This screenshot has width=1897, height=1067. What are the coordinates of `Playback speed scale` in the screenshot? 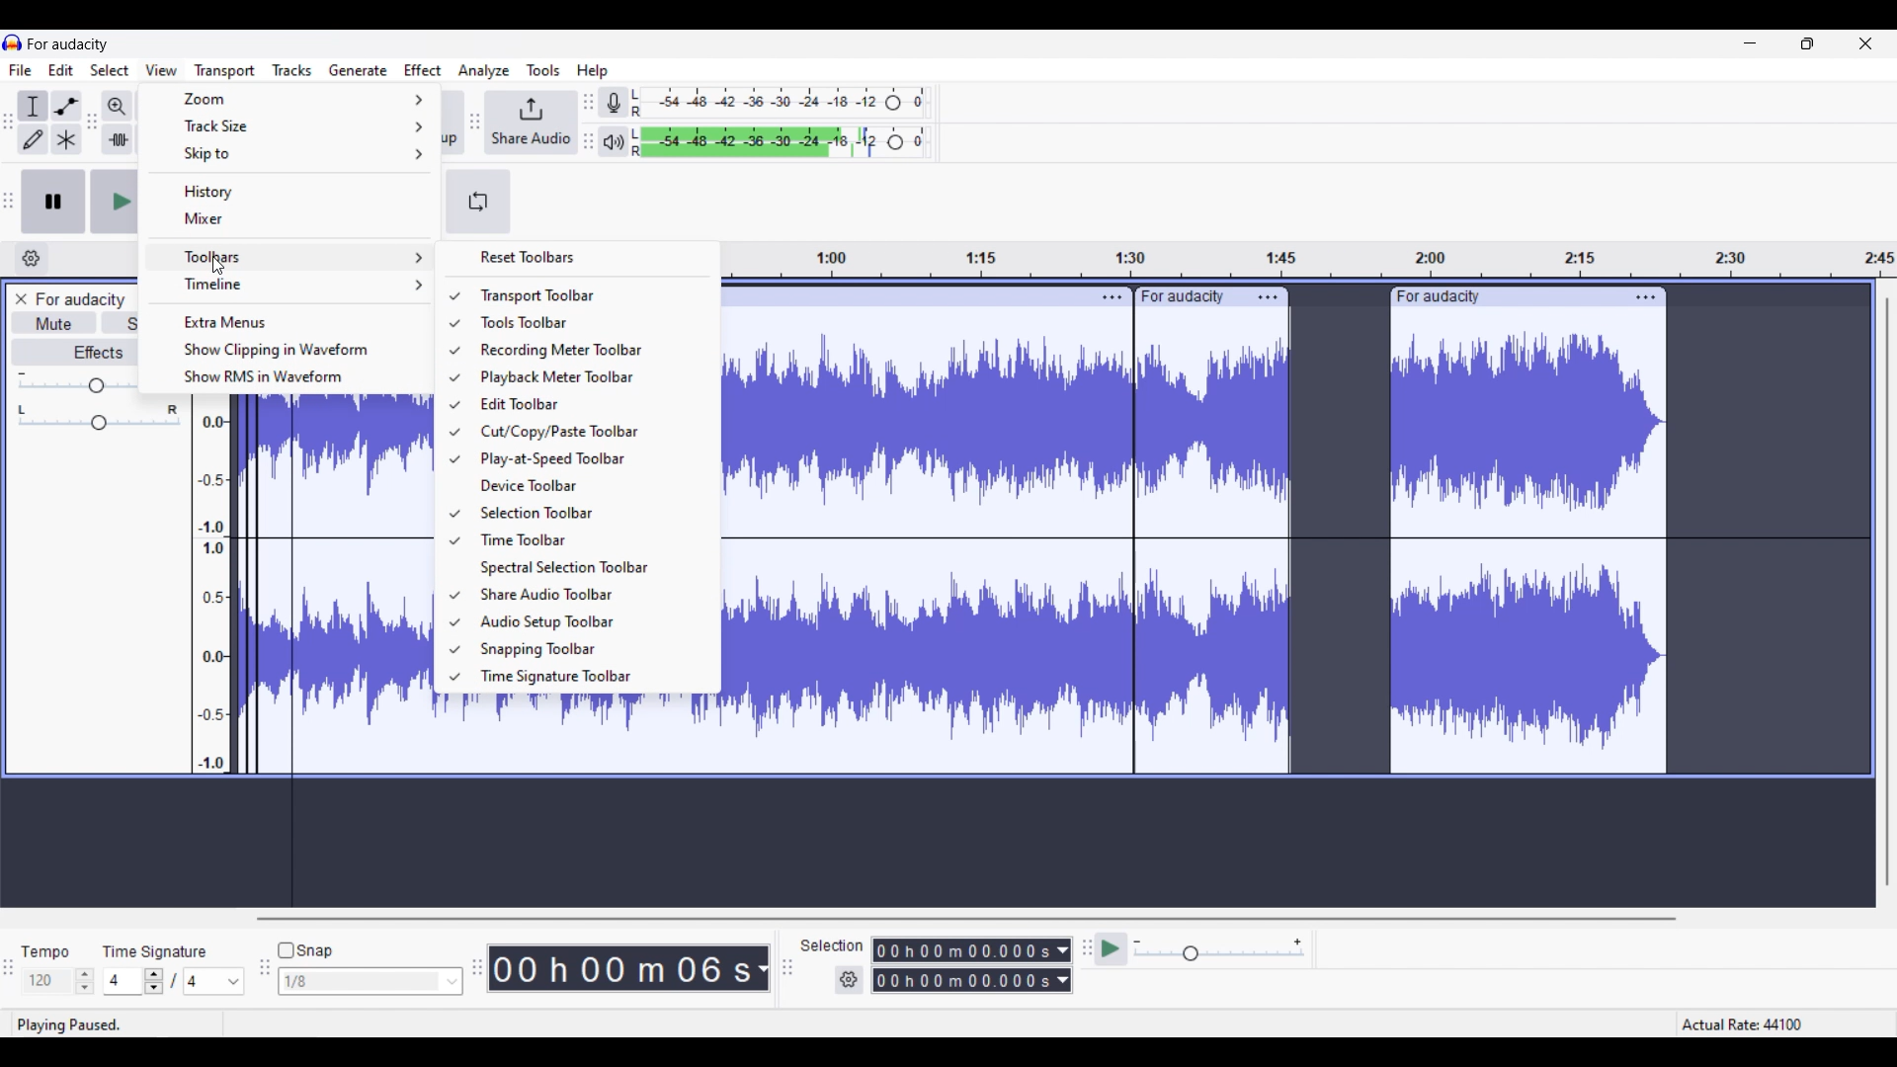 It's located at (1220, 950).